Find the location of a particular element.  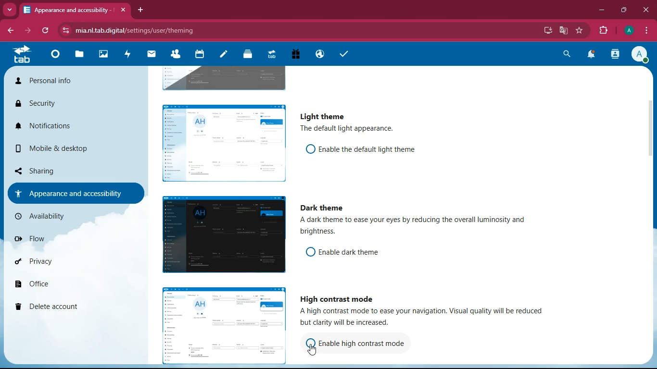

gift is located at coordinates (293, 55).